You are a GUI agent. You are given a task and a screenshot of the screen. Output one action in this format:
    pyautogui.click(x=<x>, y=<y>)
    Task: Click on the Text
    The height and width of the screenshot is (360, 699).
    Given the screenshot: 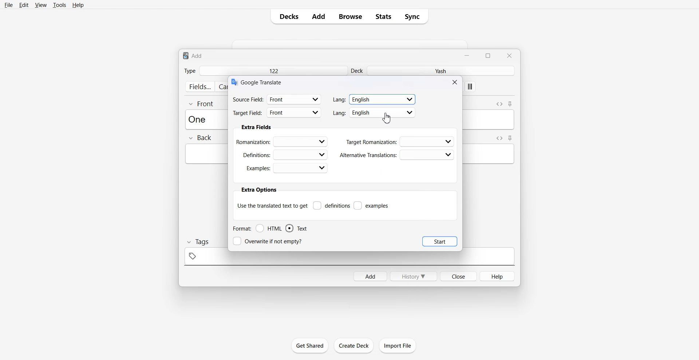 What is the action you would take?
    pyautogui.click(x=296, y=228)
    